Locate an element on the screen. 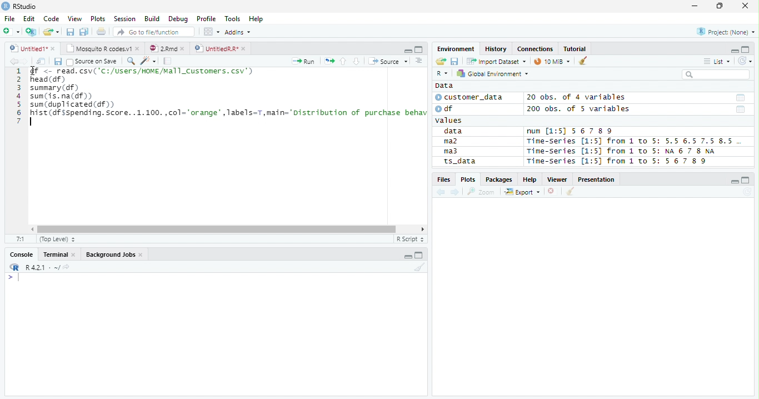  Top Level is located at coordinates (56, 240).